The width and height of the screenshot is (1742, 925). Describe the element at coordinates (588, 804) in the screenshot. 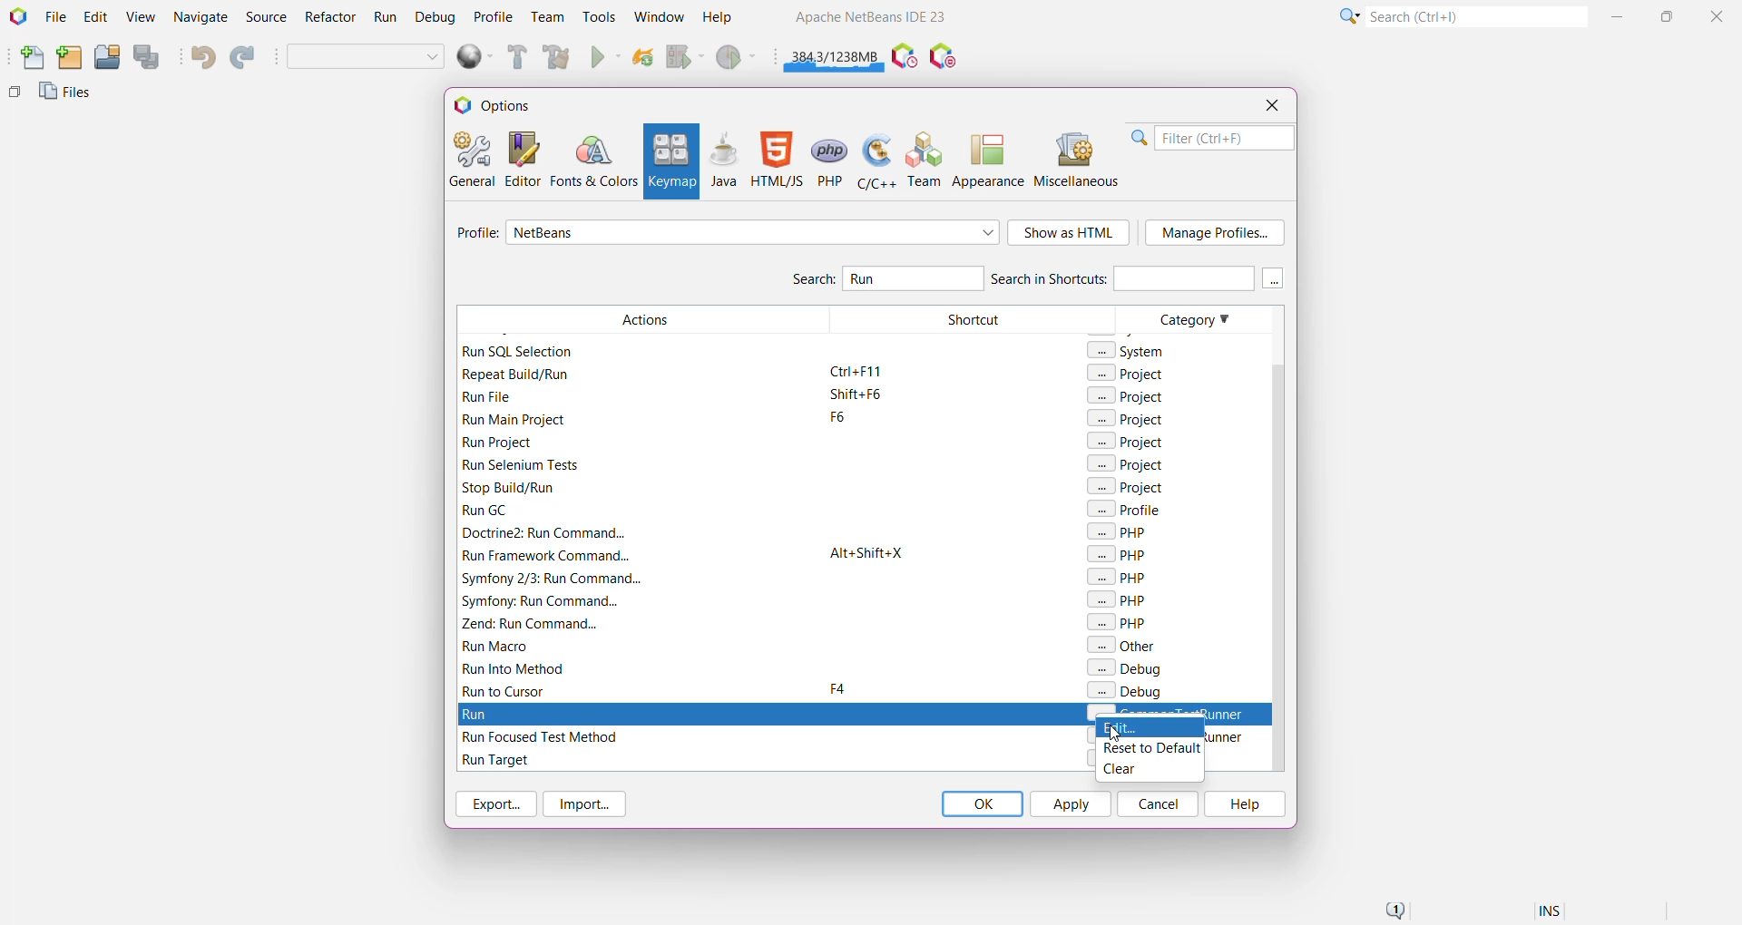

I see `Import` at that location.